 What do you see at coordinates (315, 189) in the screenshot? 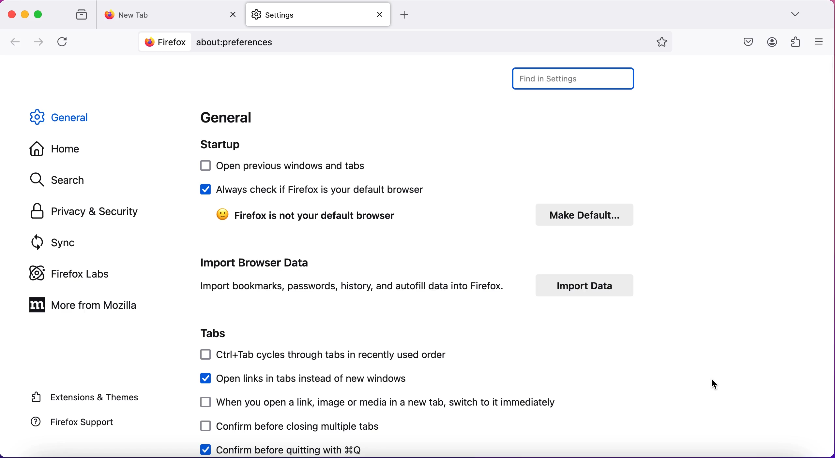
I see `always check if firefox is your default browser` at bounding box center [315, 189].